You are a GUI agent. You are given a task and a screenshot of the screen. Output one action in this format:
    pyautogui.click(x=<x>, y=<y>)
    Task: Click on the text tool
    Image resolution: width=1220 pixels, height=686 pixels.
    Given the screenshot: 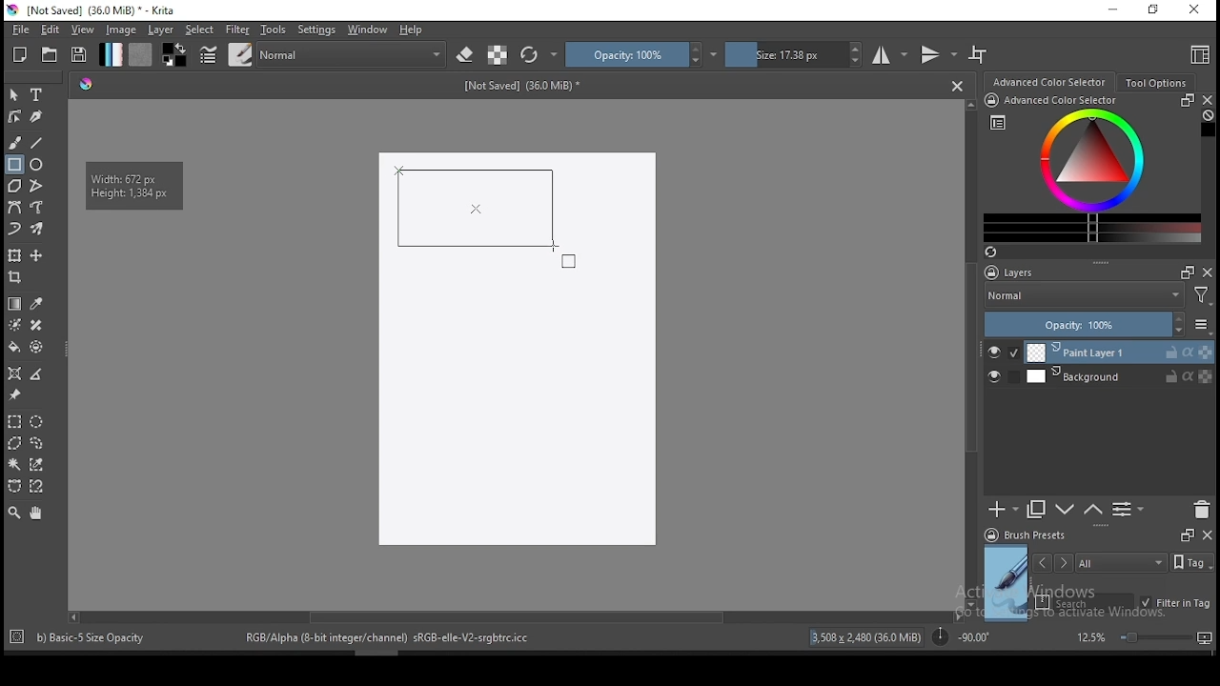 What is the action you would take?
    pyautogui.click(x=37, y=95)
    